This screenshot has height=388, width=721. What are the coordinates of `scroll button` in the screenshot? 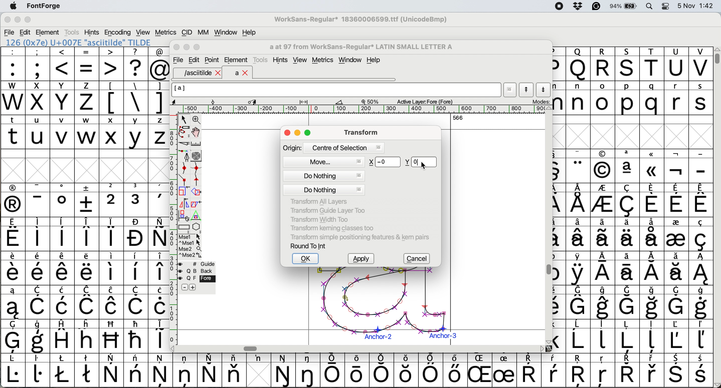 It's located at (549, 108).